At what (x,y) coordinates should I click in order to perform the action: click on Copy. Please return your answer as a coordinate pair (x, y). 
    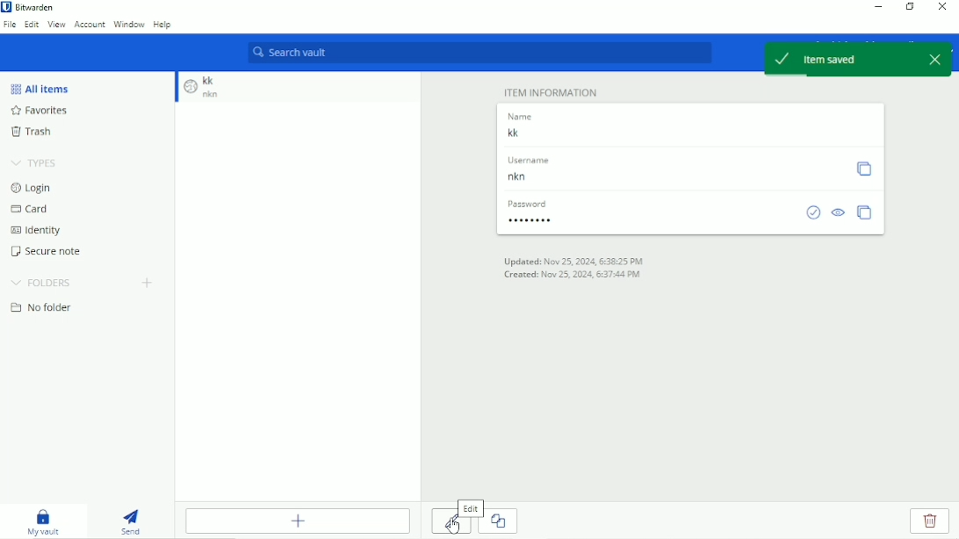
    Looking at the image, I should click on (864, 169).